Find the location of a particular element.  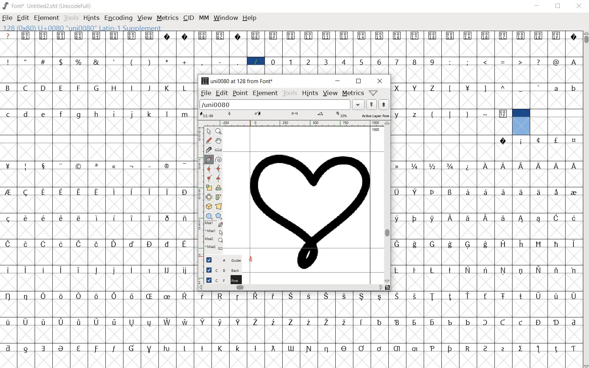

glyph is located at coordinates (149, 244).